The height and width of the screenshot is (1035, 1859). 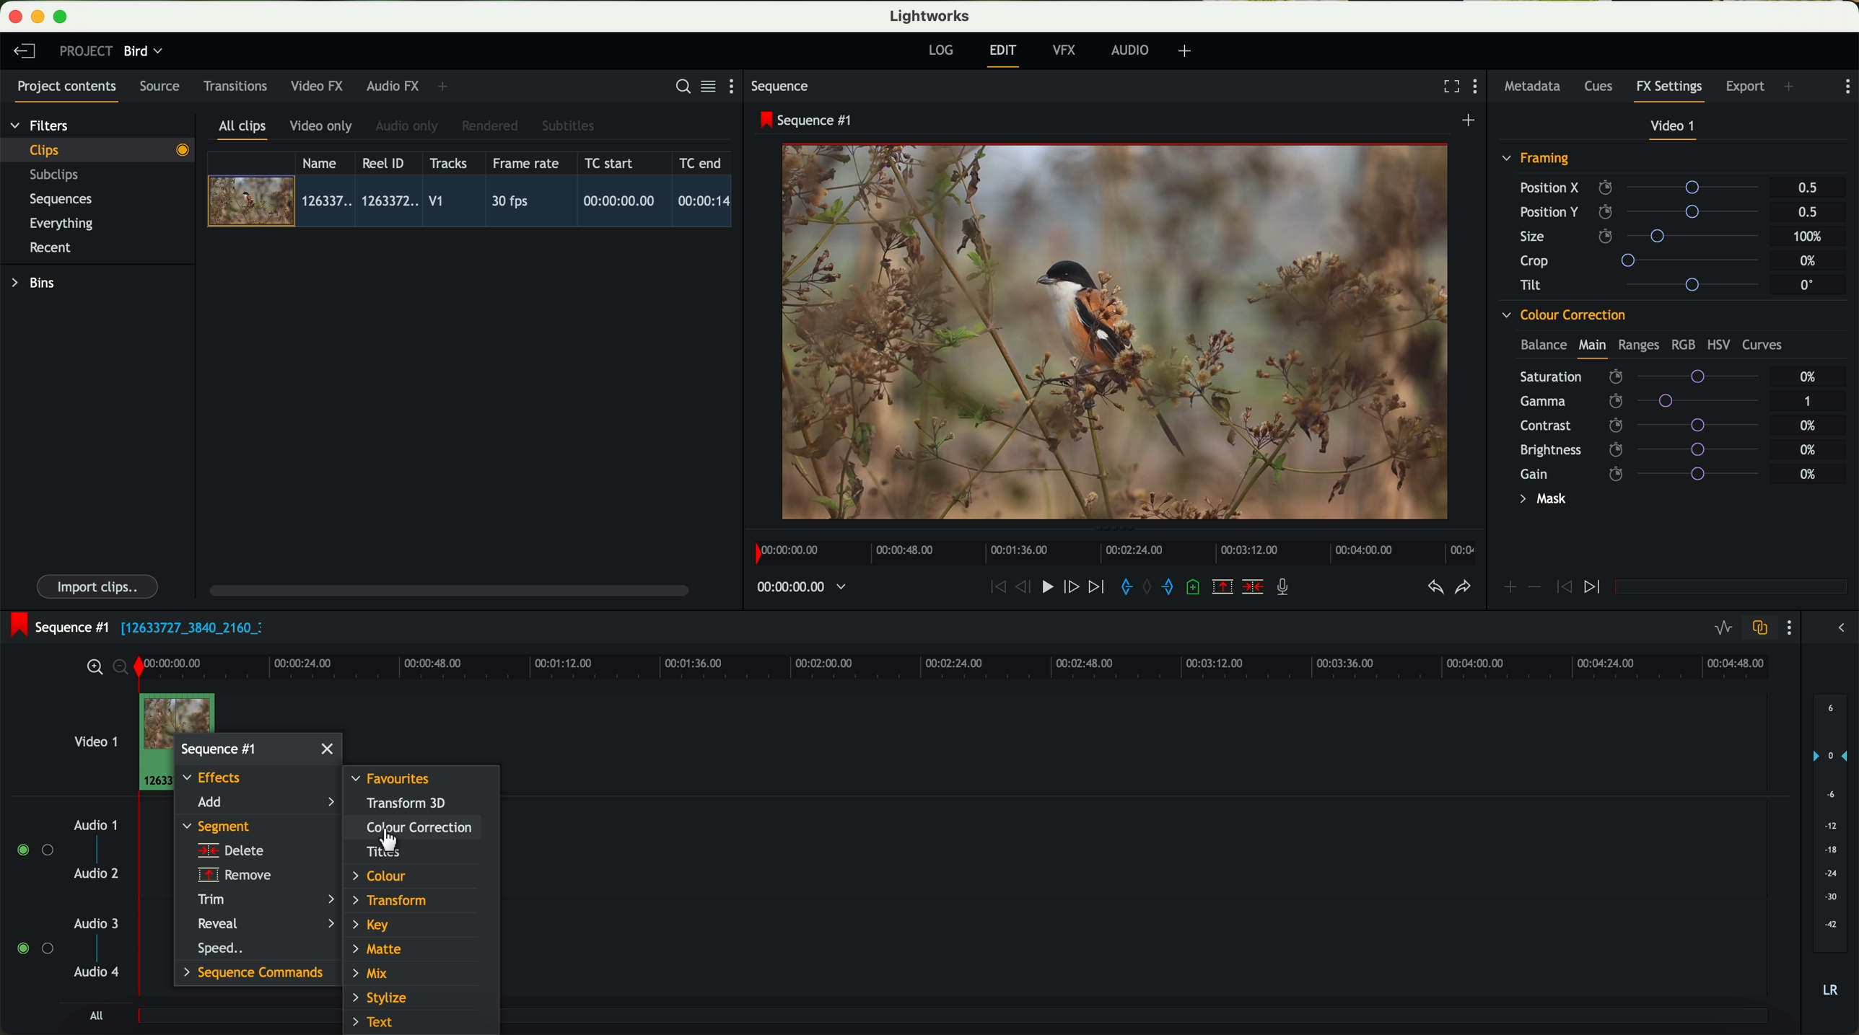 What do you see at coordinates (1648, 450) in the screenshot?
I see `brightness` at bounding box center [1648, 450].